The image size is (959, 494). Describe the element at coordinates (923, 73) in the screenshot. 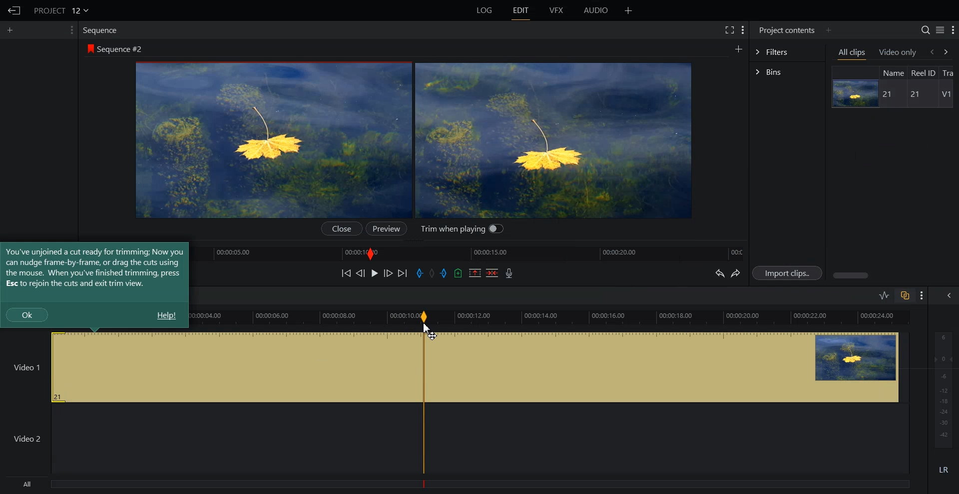

I see `Reel ID` at that location.